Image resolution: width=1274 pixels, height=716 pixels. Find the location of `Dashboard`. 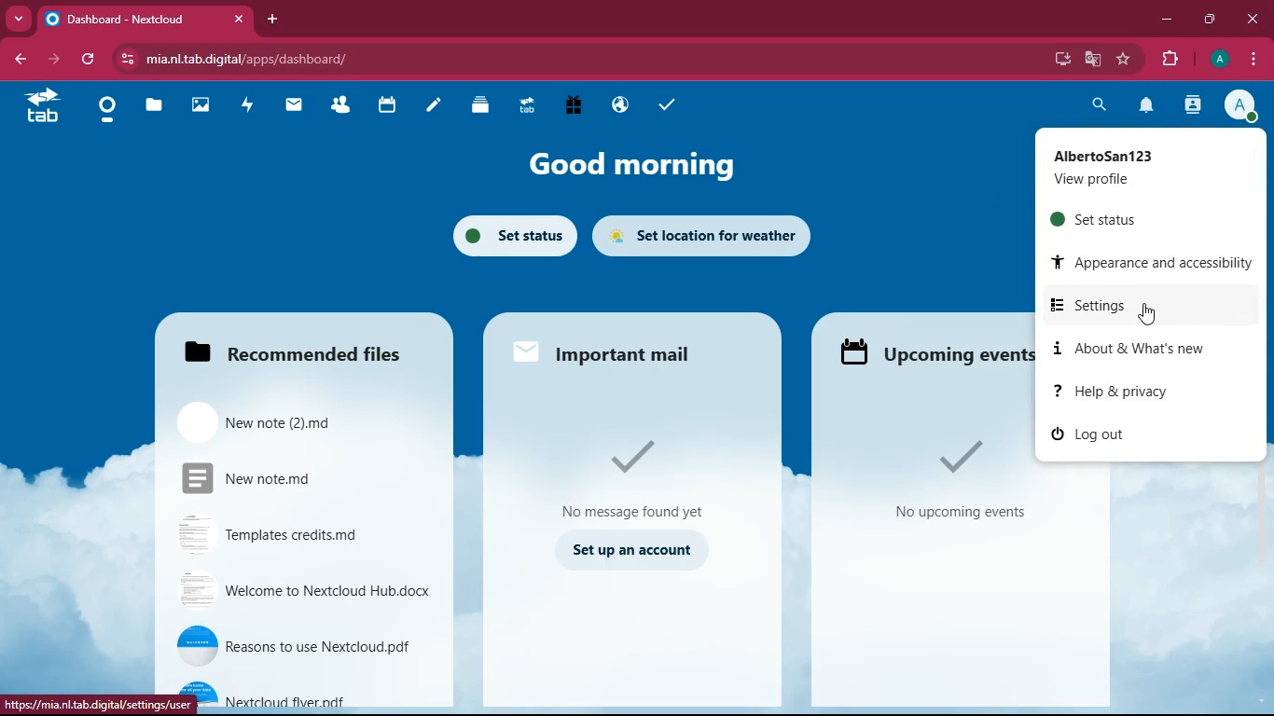

Dashboard is located at coordinates (111, 111).